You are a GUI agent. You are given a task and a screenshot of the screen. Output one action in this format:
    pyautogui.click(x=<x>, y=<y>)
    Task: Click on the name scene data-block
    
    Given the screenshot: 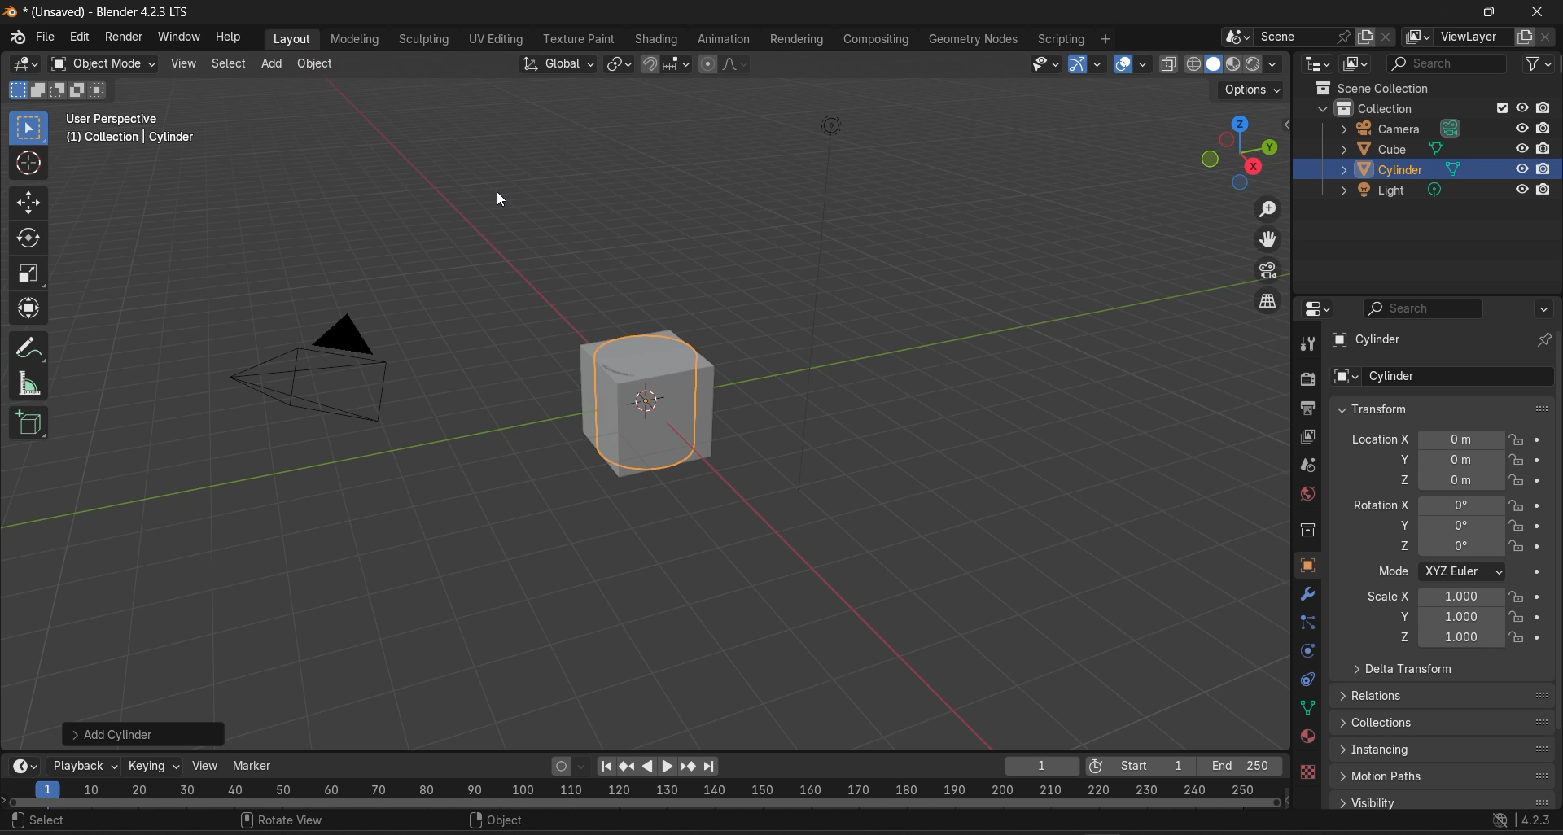 What is the action you would take?
    pyautogui.click(x=1295, y=37)
    